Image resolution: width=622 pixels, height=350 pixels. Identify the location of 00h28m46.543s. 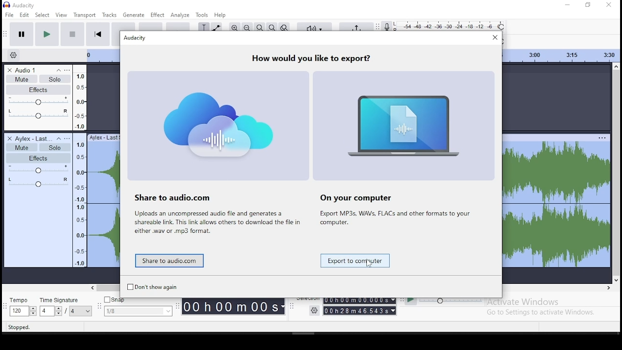
(360, 311).